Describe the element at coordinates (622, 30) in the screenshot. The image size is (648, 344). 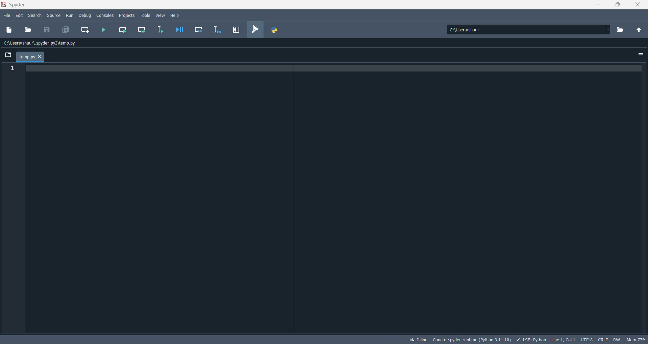
I see `directory` at that location.